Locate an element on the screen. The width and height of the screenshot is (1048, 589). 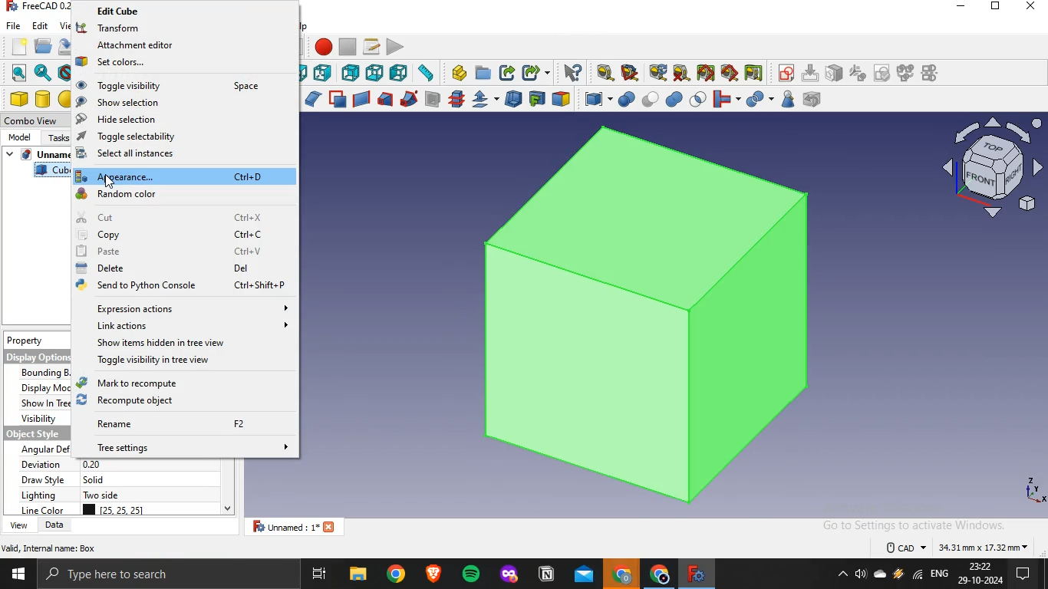
macros is located at coordinates (371, 46).